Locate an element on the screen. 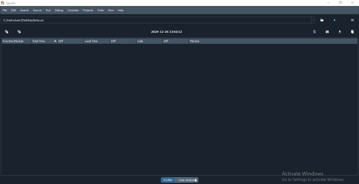 The width and height of the screenshot is (359, 184). View is located at coordinates (111, 10).